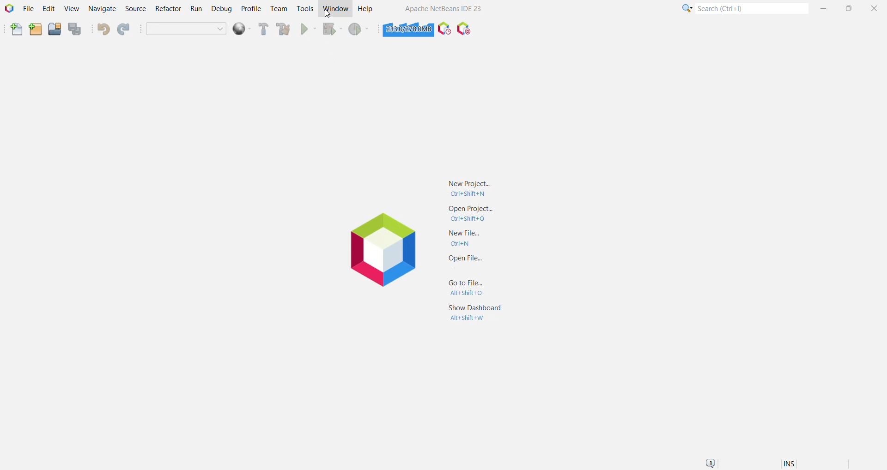 Image resolution: width=887 pixels, height=470 pixels. I want to click on , so click(243, 30).